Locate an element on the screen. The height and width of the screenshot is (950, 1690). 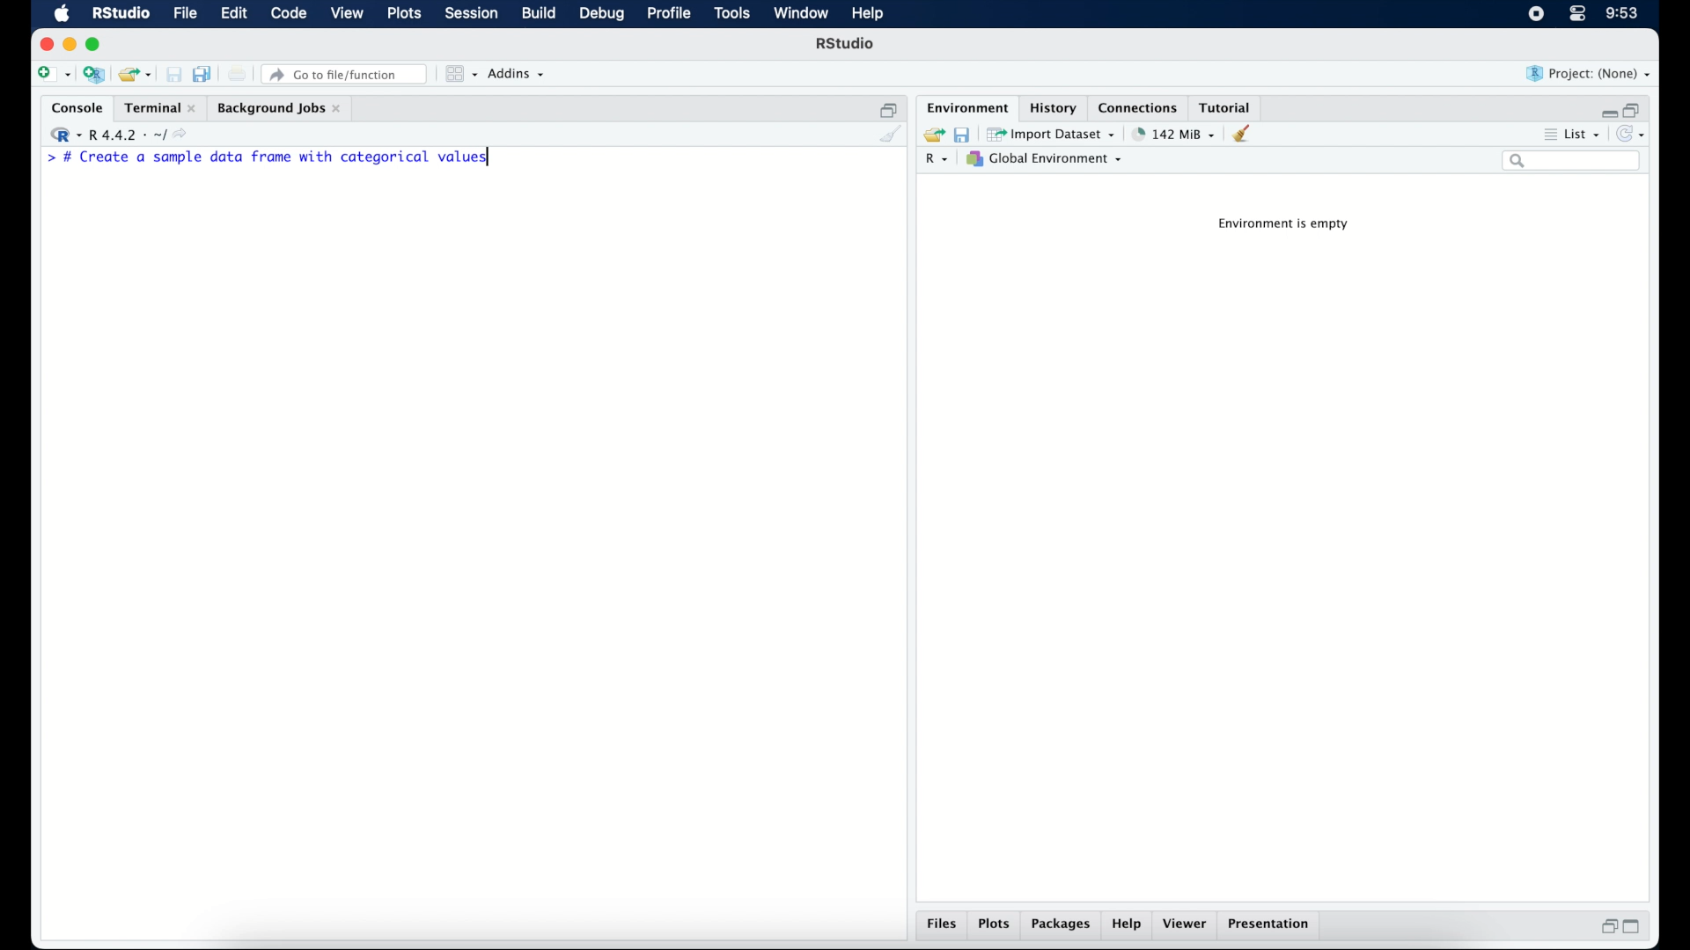
close is located at coordinates (43, 43).